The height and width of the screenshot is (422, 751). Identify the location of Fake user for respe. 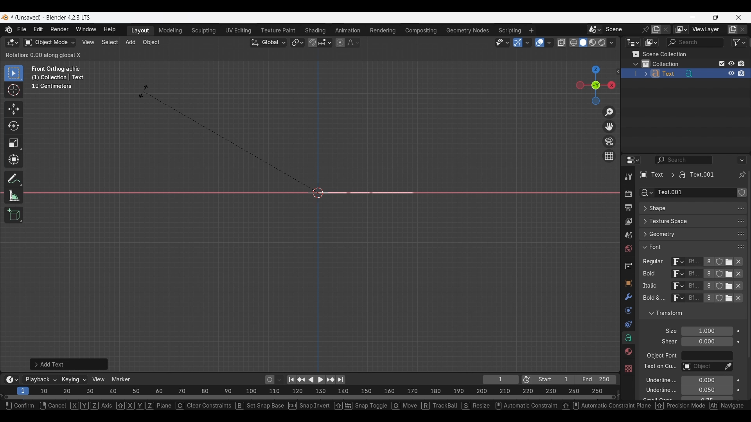
(720, 280).